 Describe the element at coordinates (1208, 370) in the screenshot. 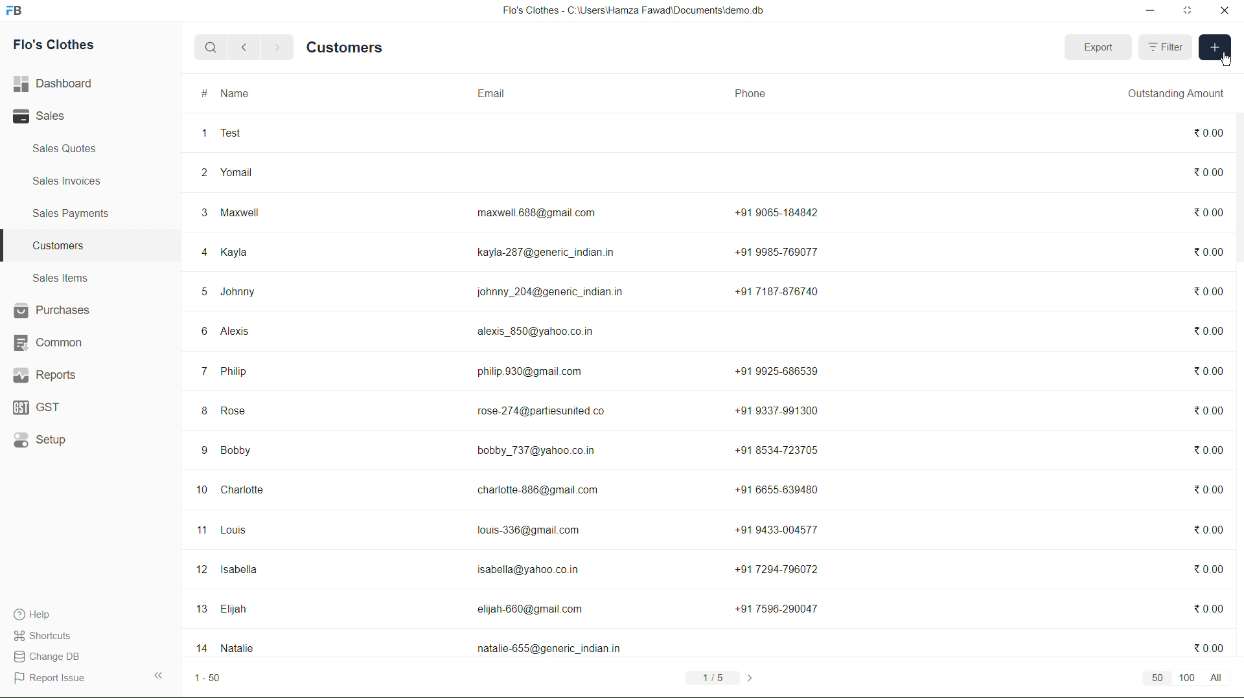

I see `0.00` at that location.